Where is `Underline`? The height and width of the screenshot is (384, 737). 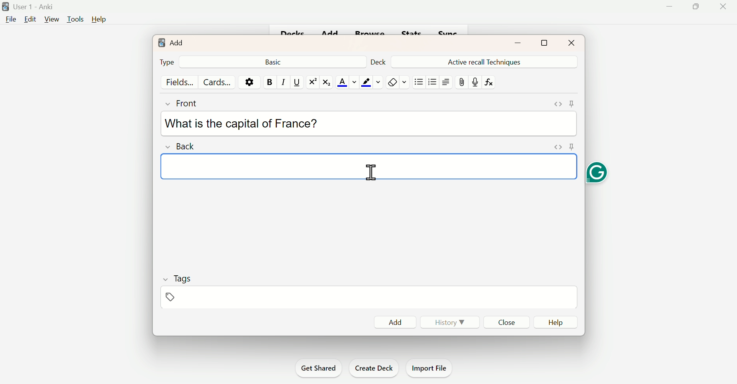
Underline is located at coordinates (297, 83).